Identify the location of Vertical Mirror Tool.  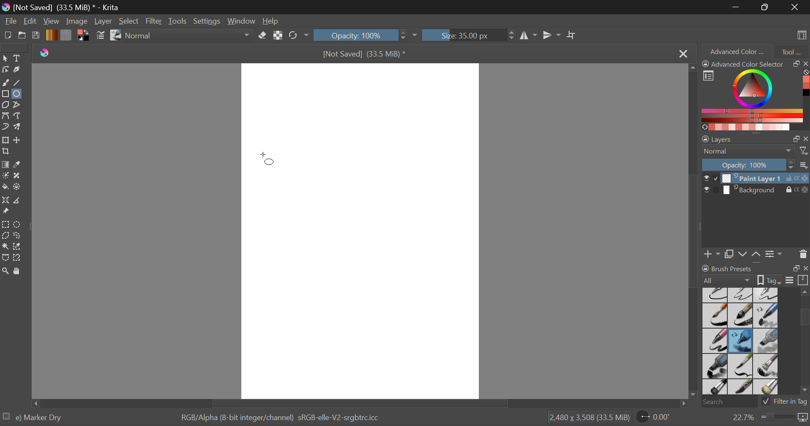
(551, 35).